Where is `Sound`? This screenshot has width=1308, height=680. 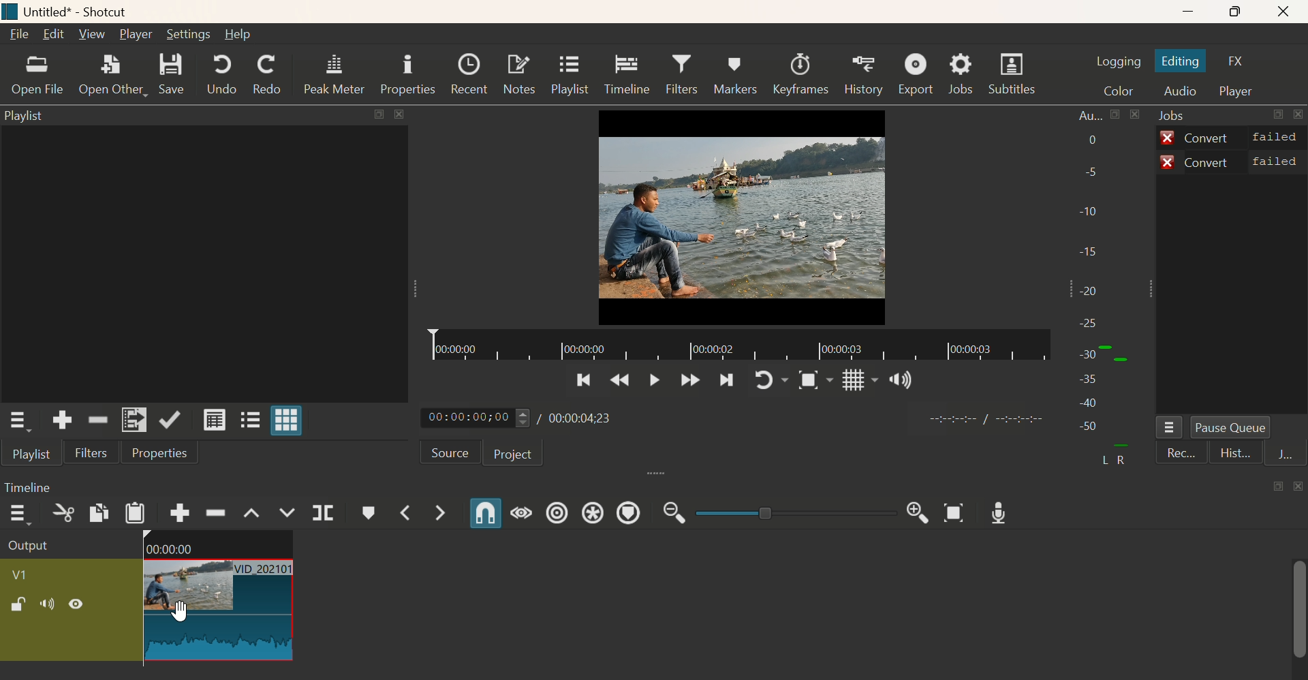 Sound is located at coordinates (899, 380).